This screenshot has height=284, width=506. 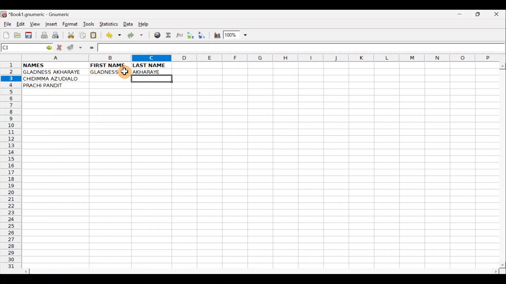 I want to click on NAMES, so click(x=49, y=65).